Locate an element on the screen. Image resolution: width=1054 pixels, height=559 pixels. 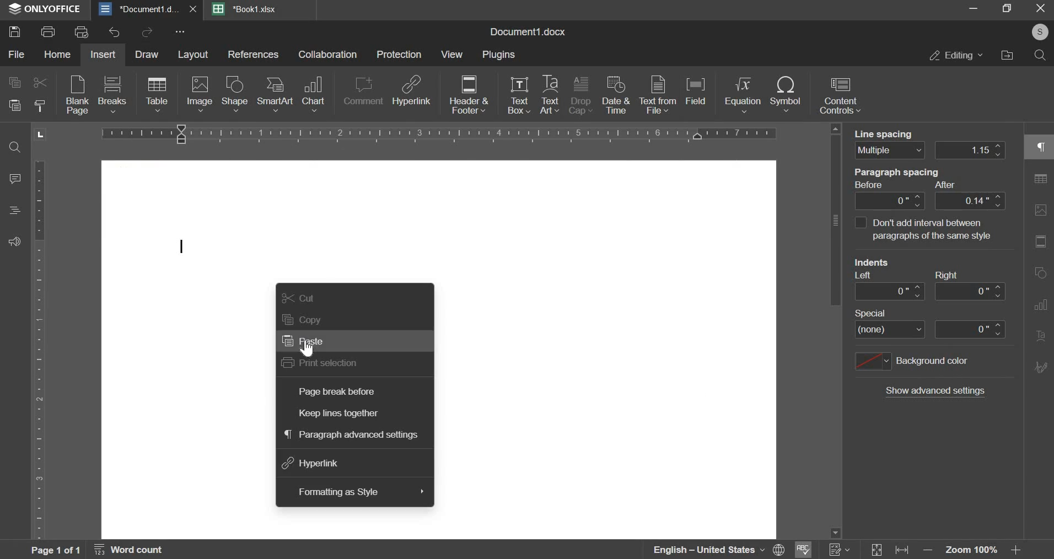
show advanced settings is located at coordinates (937, 392).